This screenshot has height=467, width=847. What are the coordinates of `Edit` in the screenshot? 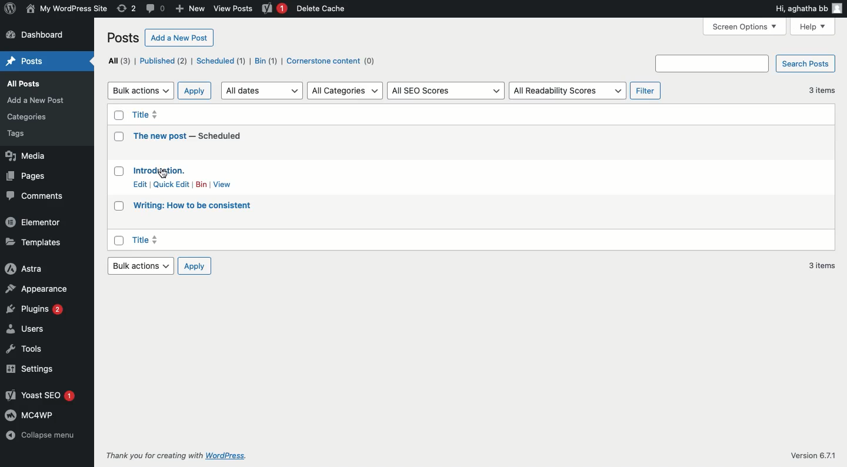 It's located at (141, 184).